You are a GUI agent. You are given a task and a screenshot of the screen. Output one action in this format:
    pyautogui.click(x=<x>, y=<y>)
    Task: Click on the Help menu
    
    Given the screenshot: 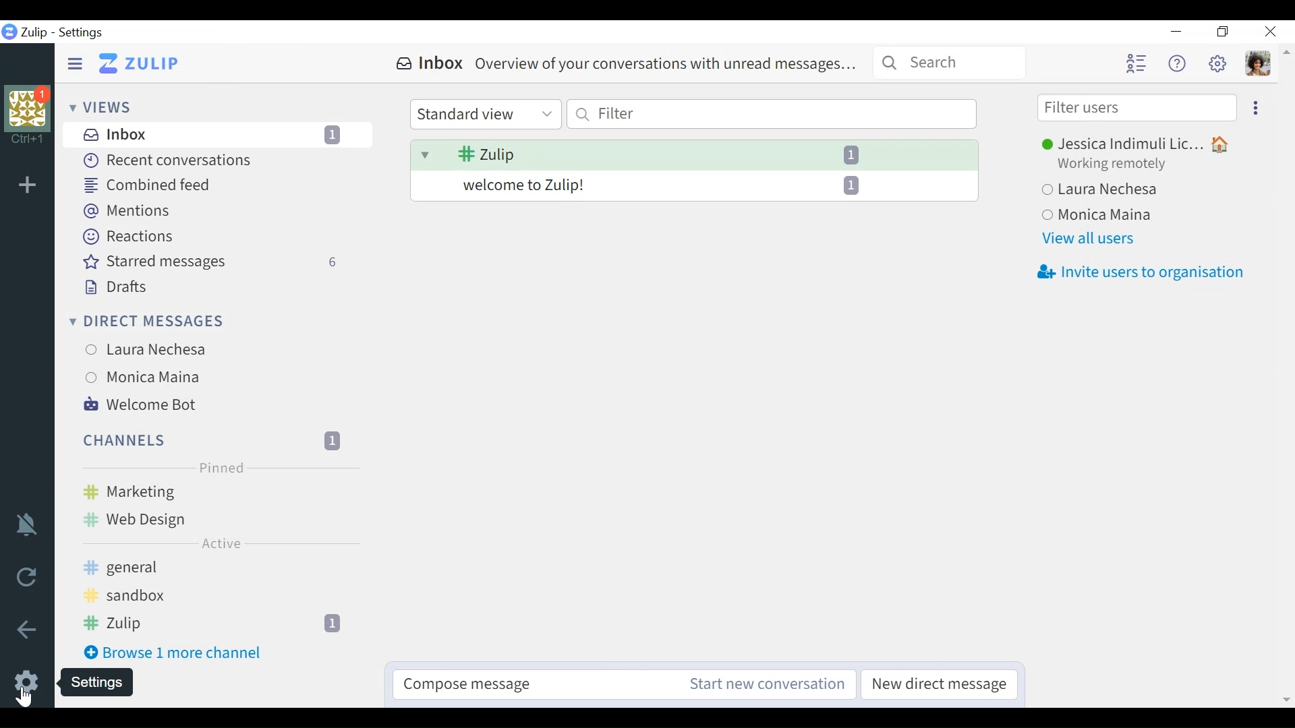 What is the action you would take?
    pyautogui.click(x=1176, y=62)
    